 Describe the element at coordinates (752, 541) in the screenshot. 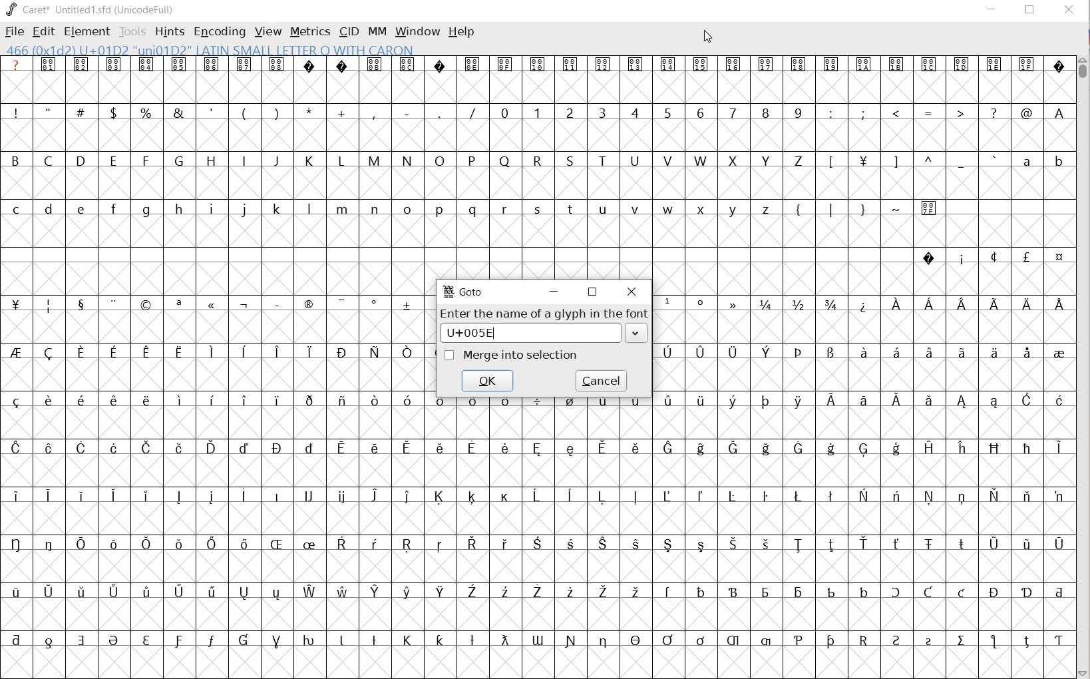

I see `glyph characters` at that location.